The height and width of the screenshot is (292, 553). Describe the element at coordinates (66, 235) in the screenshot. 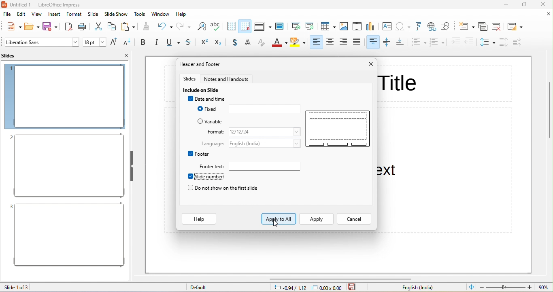

I see `slide 3` at that location.